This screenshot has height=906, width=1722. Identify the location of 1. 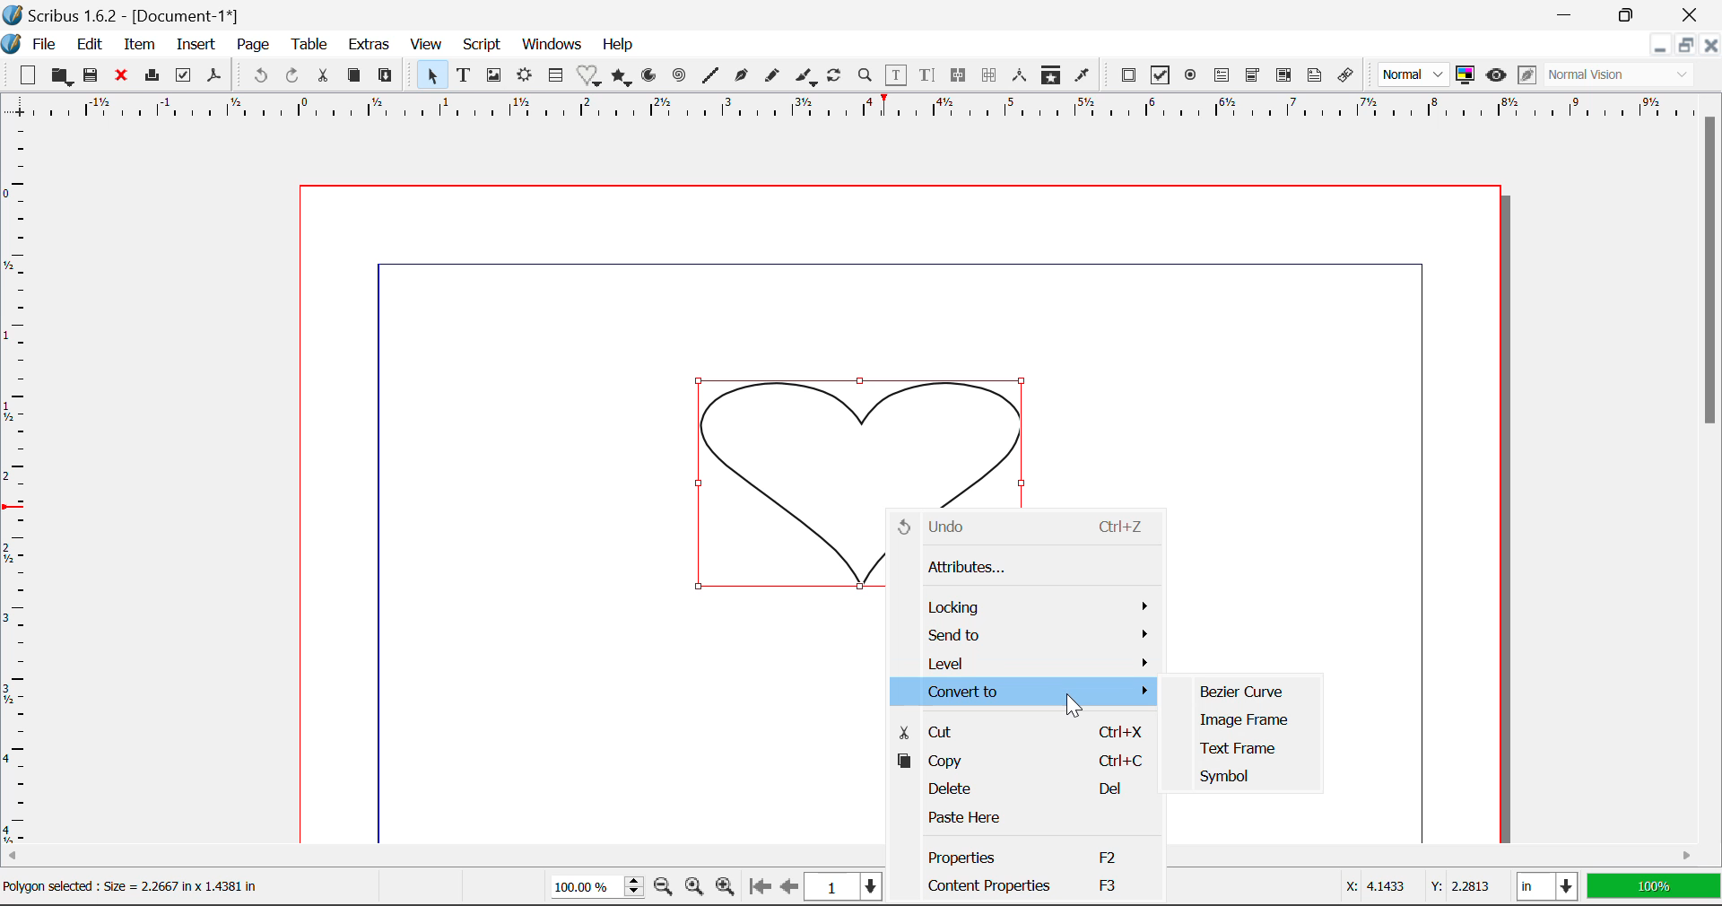
(843, 888).